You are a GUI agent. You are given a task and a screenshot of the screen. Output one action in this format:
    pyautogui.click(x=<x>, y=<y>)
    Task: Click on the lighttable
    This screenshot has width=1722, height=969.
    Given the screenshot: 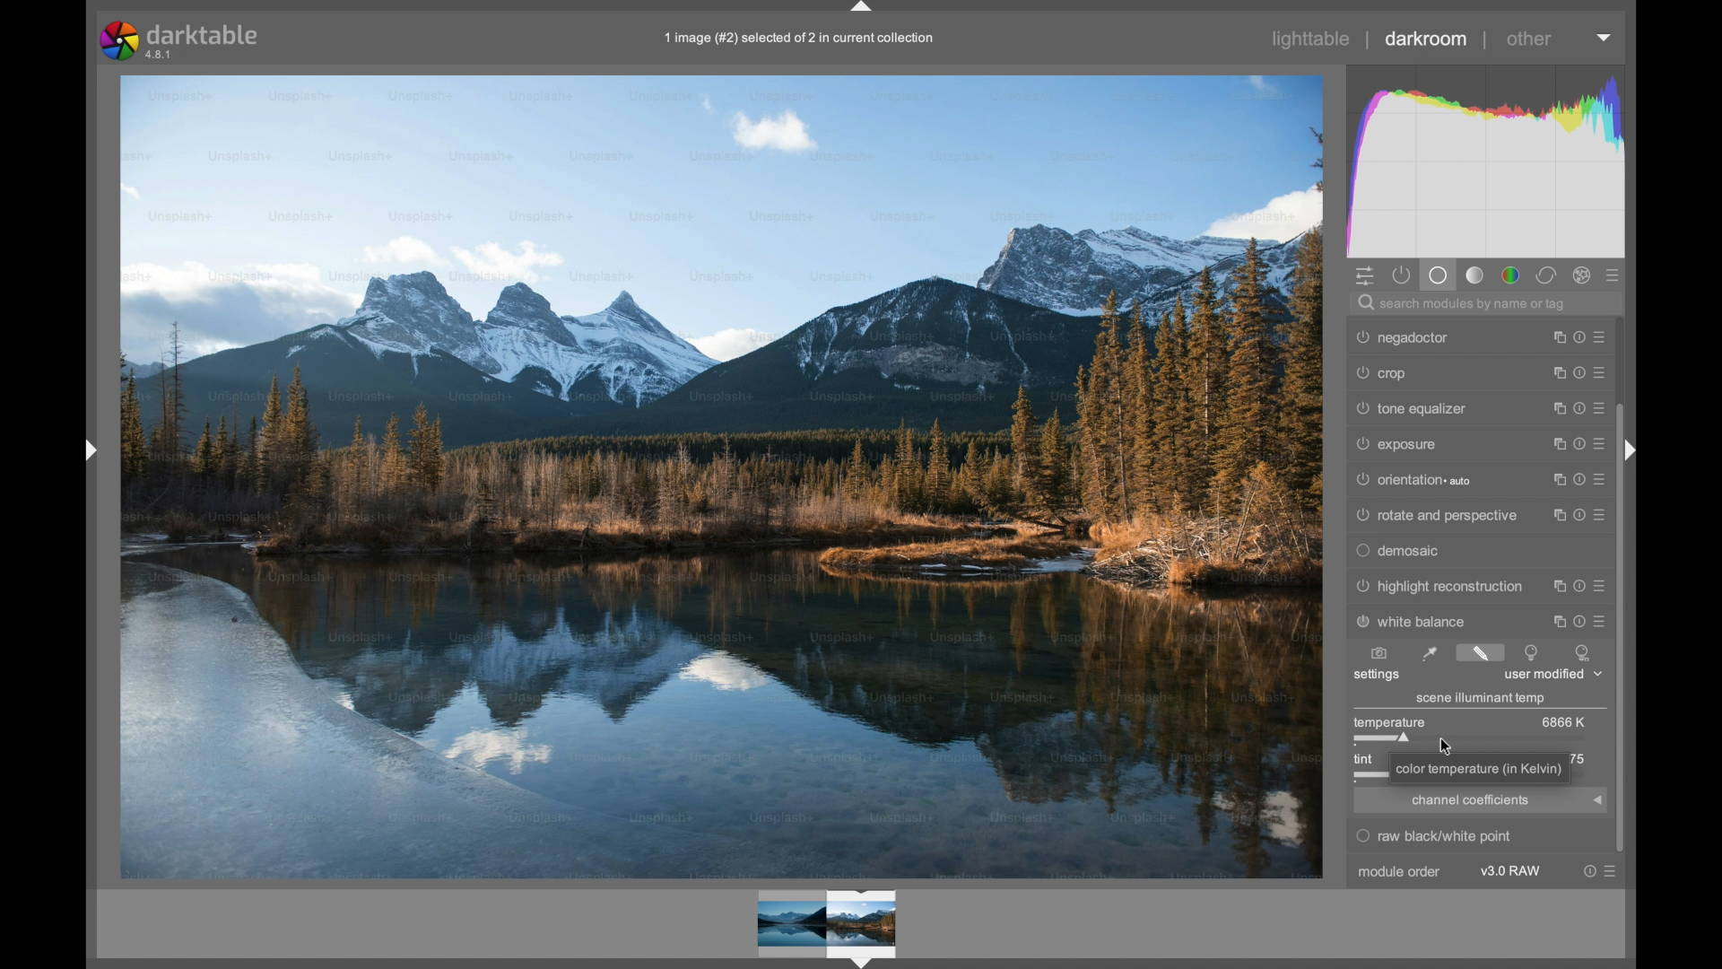 What is the action you would take?
    pyautogui.click(x=1312, y=39)
    